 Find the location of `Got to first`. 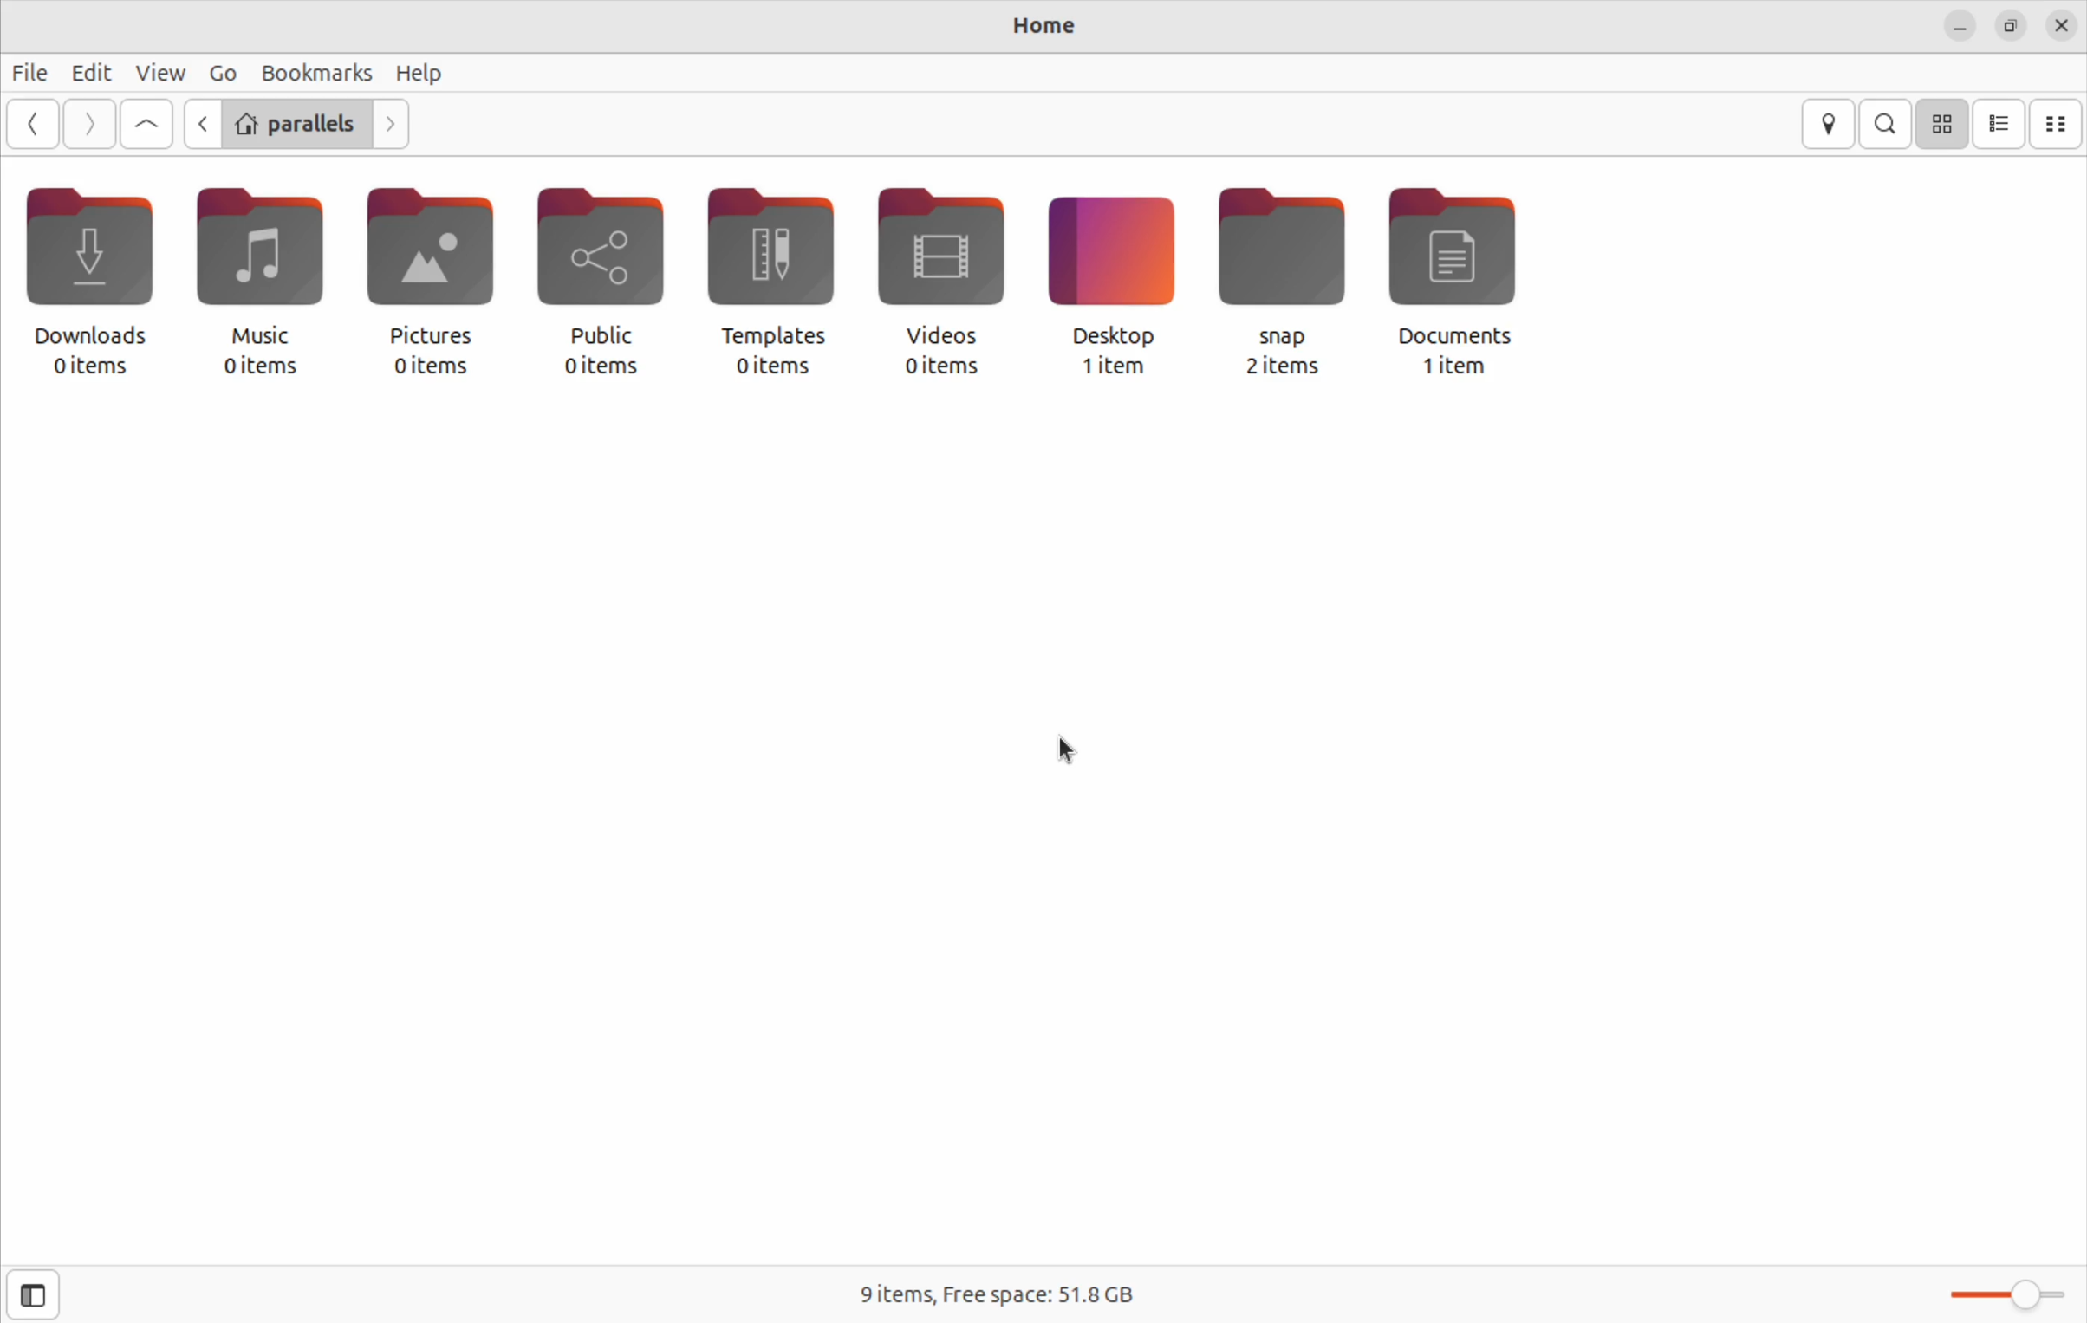

Got to first is located at coordinates (149, 124).